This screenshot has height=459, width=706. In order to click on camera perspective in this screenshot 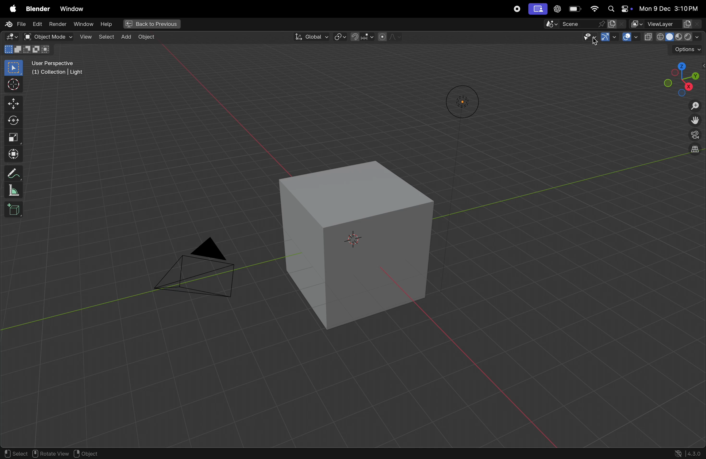, I will do `click(694, 136)`.